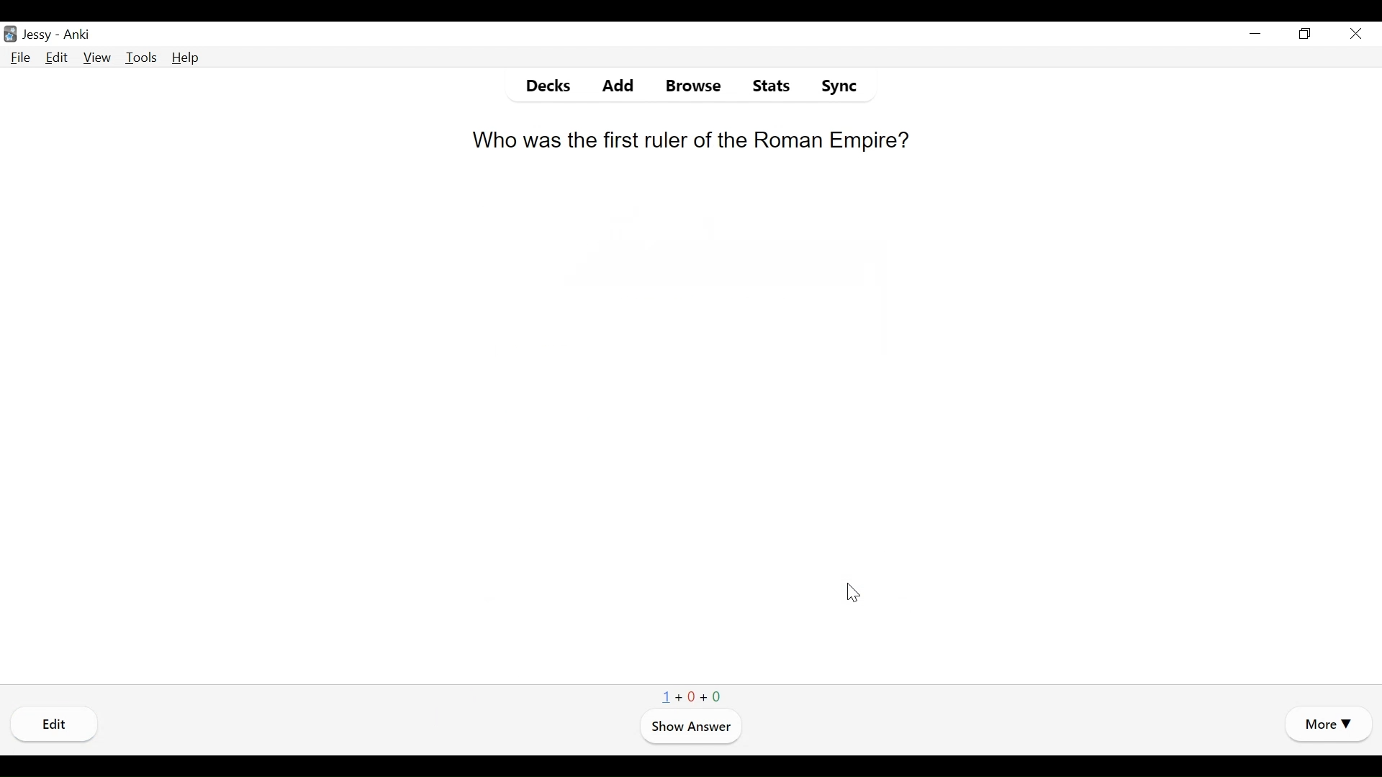  What do you see at coordinates (689, 140) in the screenshot?
I see `Who was the first ruler of the Roman Empire?` at bounding box center [689, 140].